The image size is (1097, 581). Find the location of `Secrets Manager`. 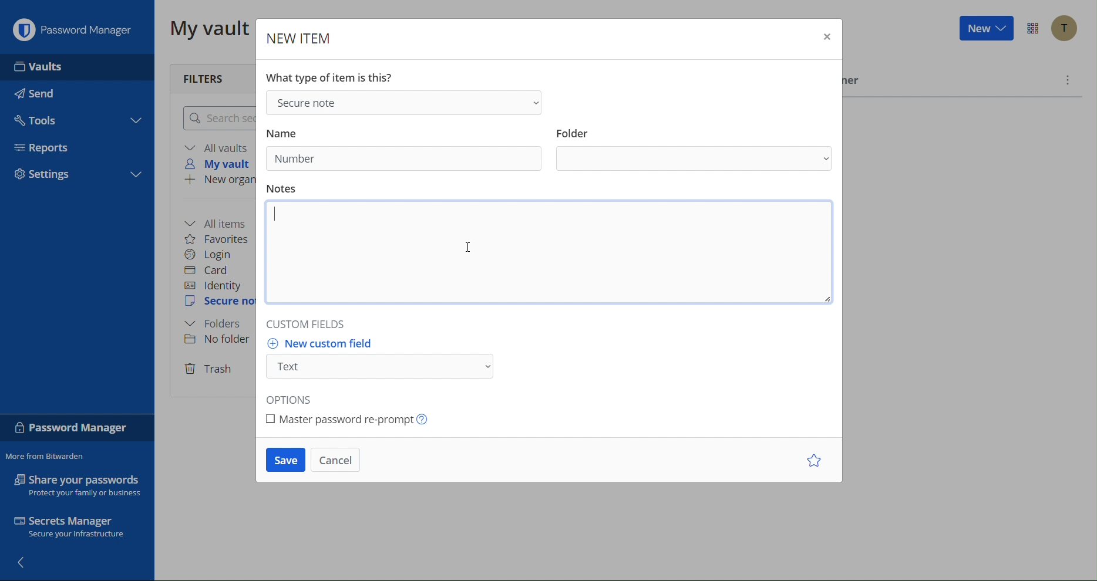

Secrets Manager is located at coordinates (78, 528).